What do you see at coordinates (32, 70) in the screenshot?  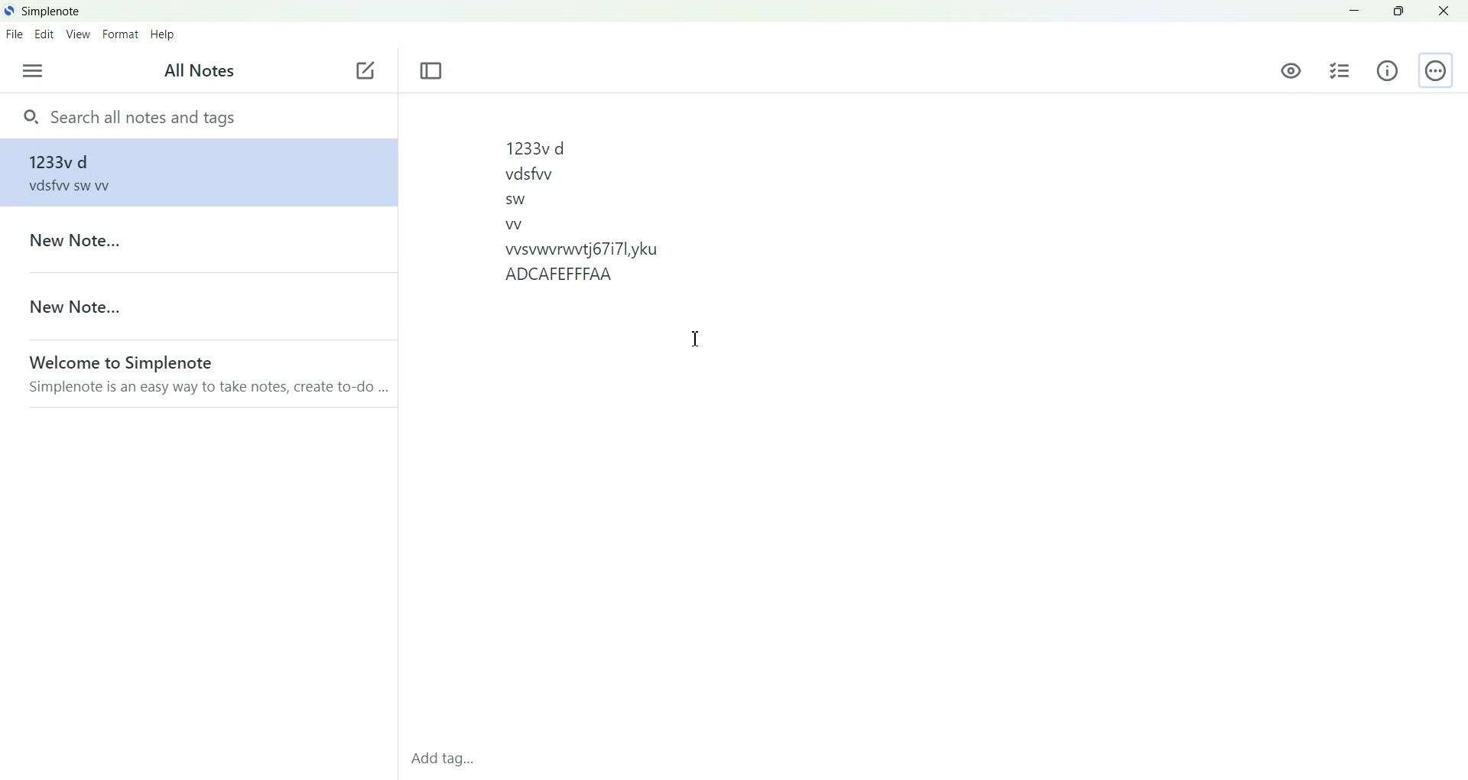 I see `Menu` at bounding box center [32, 70].